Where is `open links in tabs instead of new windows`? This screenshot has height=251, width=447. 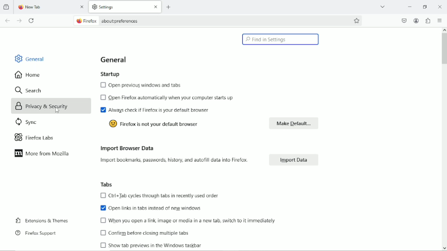 open links in tabs instead of new windows is located at coordinates (158, 208).